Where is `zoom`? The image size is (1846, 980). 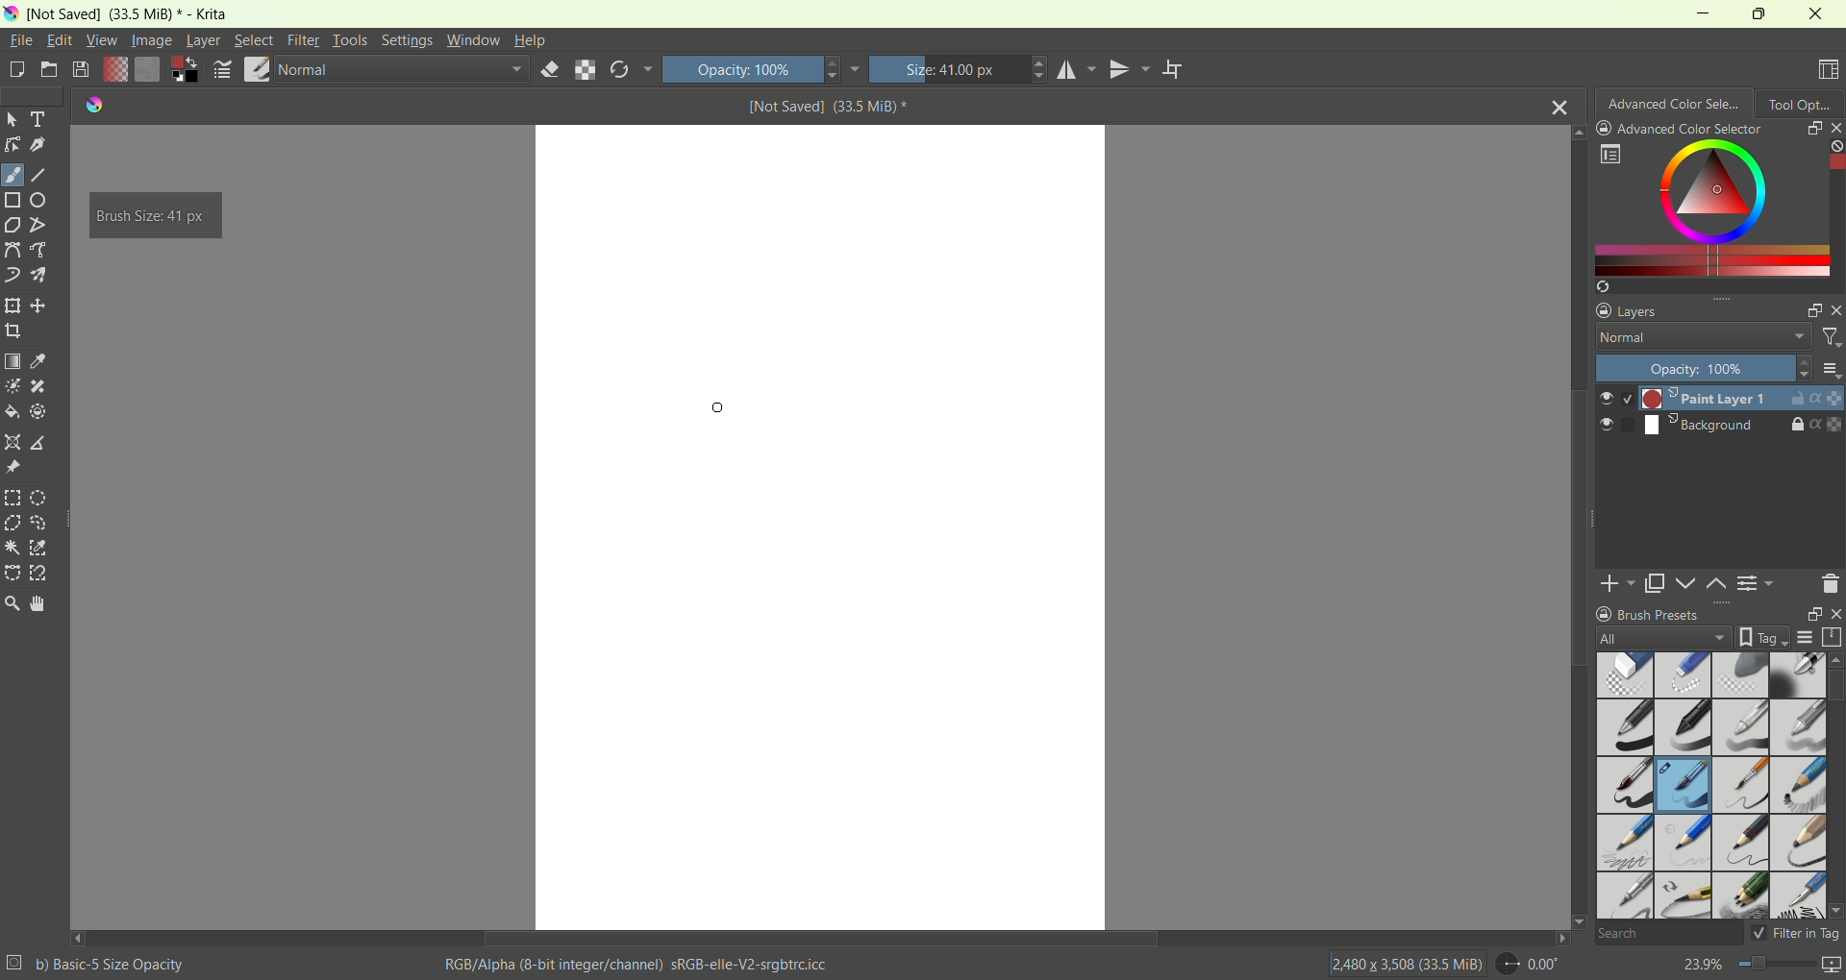
zoom is located at coordinates (12, 603).